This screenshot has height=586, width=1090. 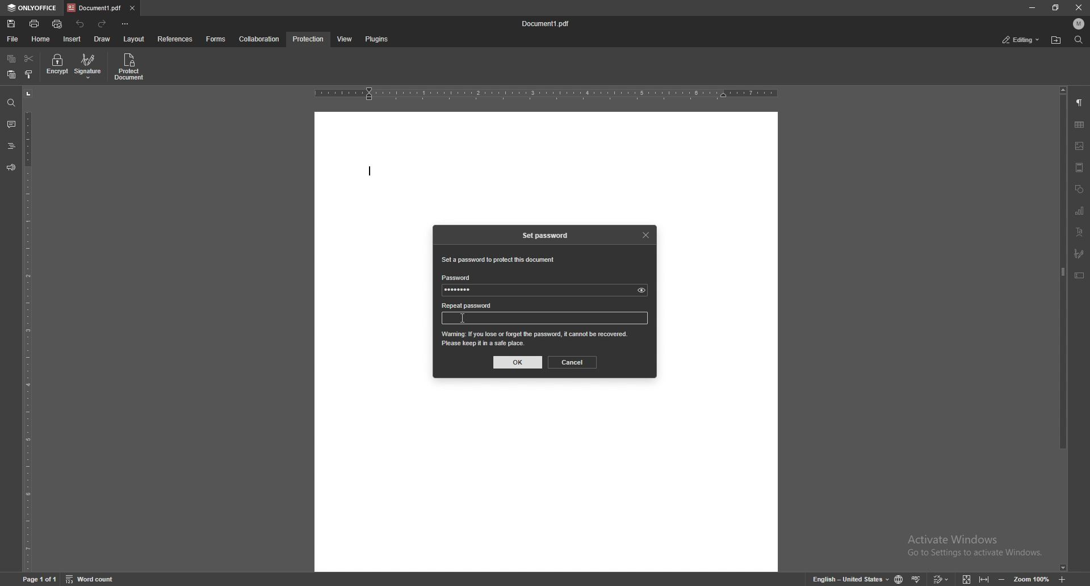 What do you see at coordinates (35, 24) in the screenshot?
I see `print` at bounding box center [35, 24].